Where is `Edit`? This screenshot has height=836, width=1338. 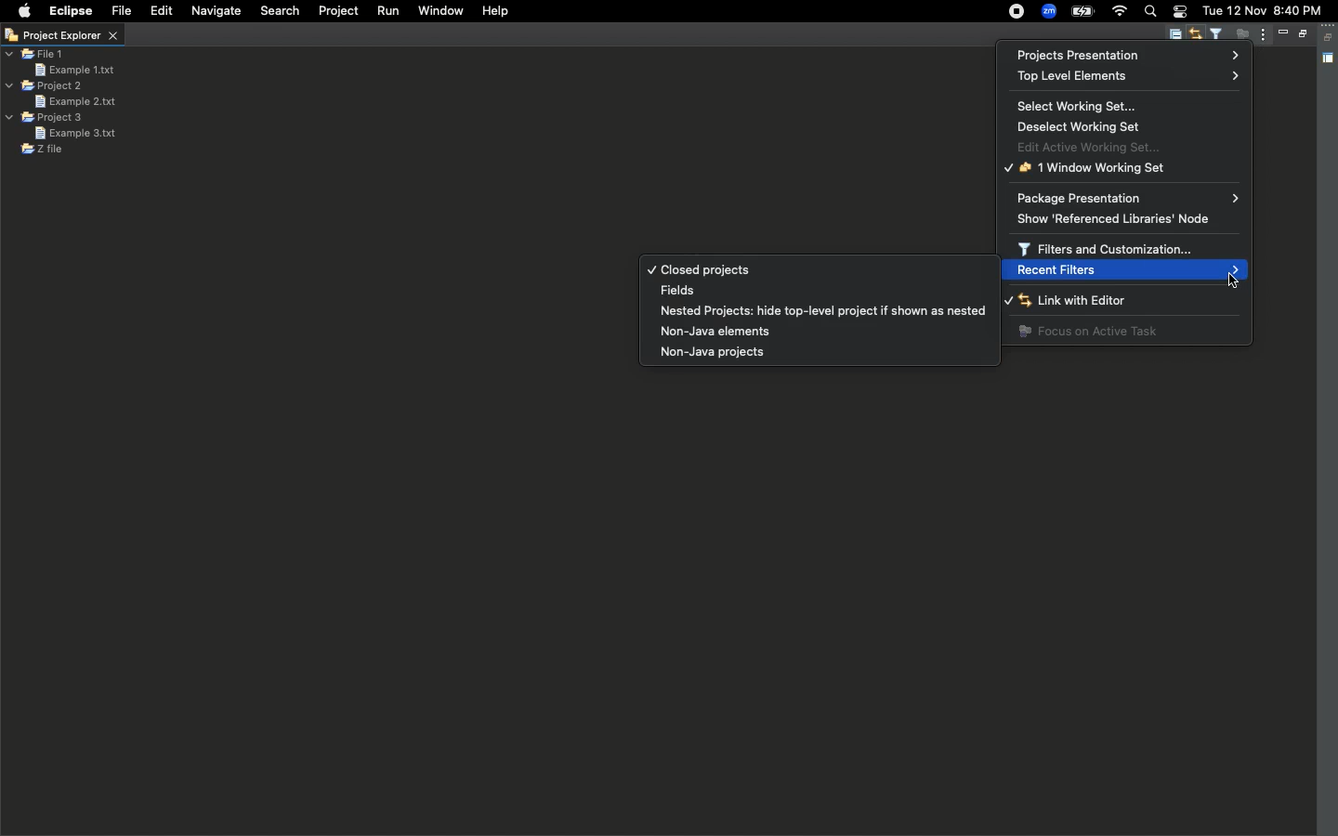
Edit is located at coordinates (159, 10).